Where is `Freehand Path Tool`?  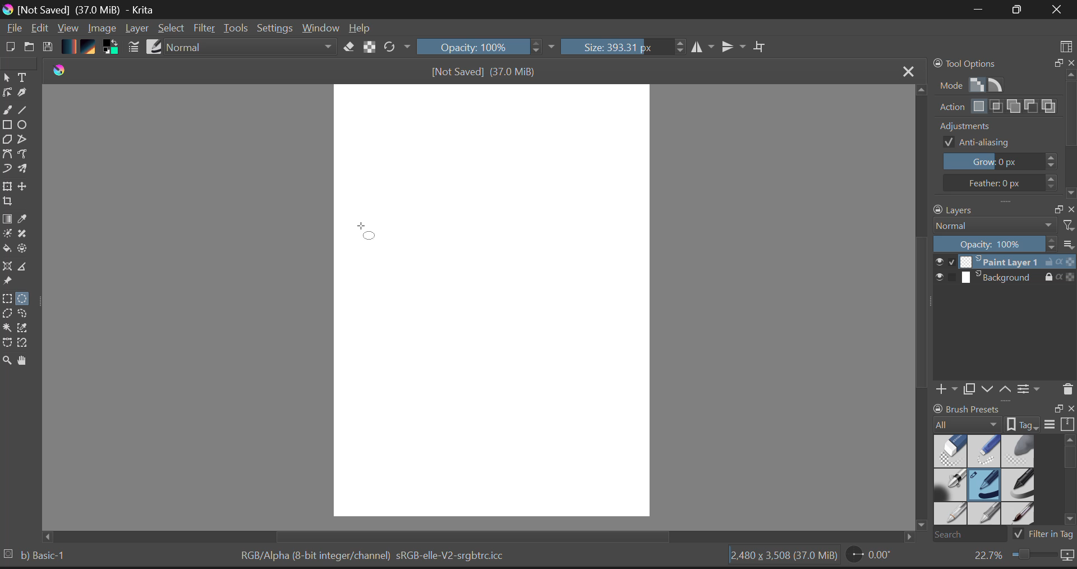 Freehand Path Tool is located at coordinates (26, 154).